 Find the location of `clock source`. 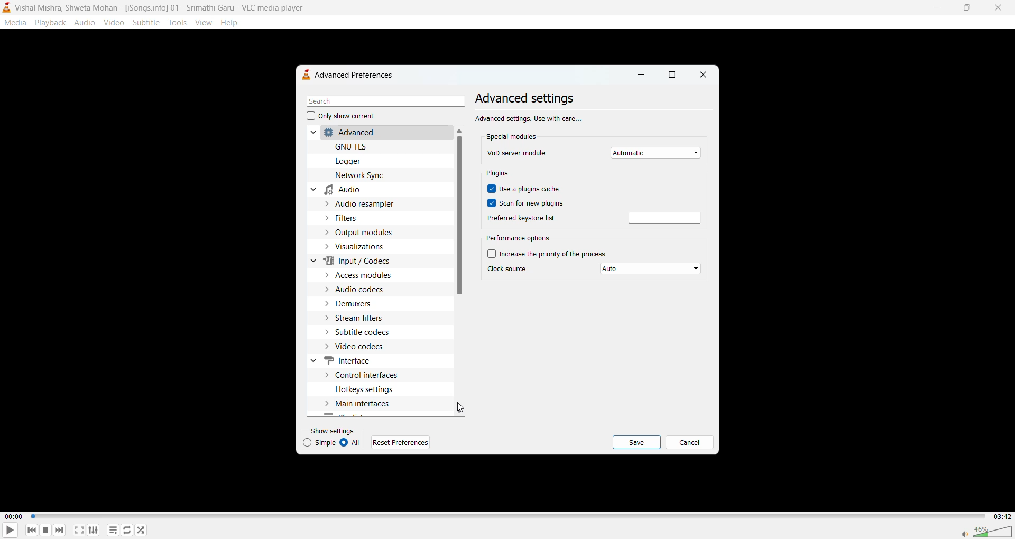

clock source is located at coordinates (508, 268).